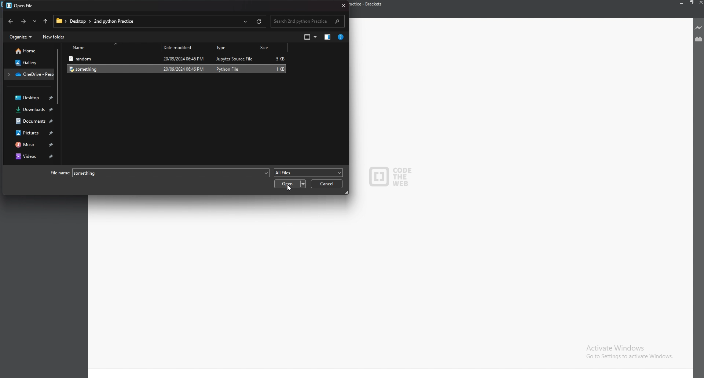 Image resolution: width=704 pixels, height=378 pixels. I want to click on change view, so click(327, 38).